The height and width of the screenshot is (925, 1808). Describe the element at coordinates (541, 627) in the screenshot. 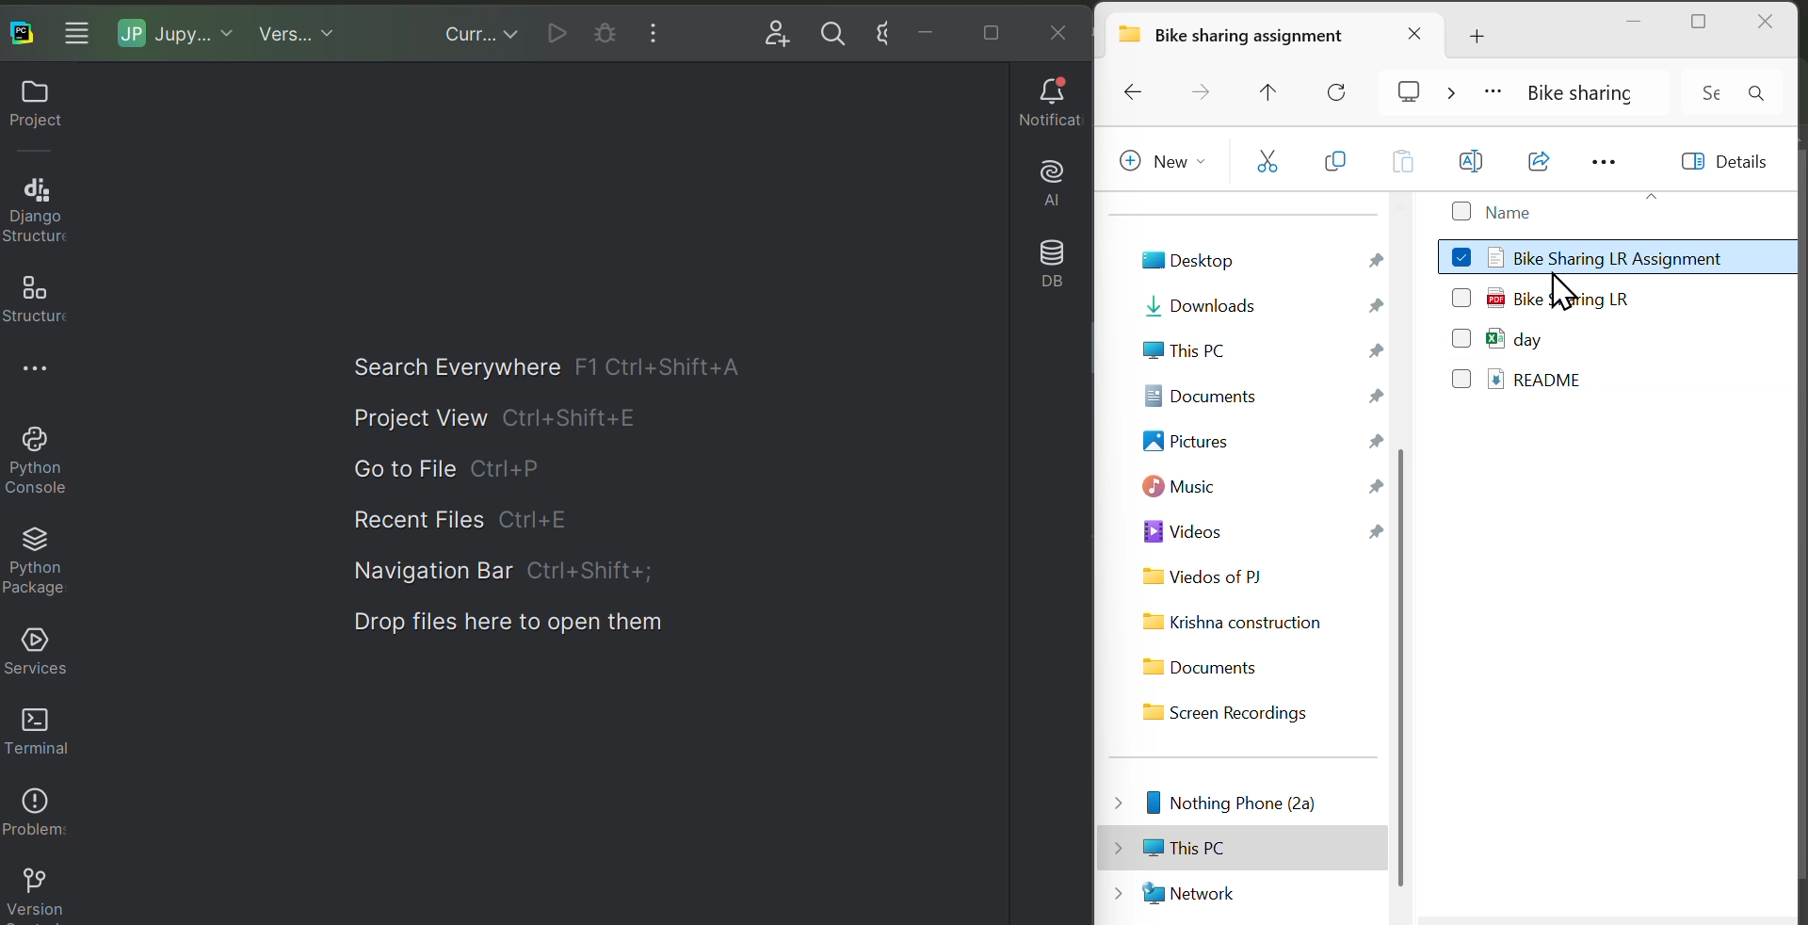

I see `Drop files here to open them` at that location.